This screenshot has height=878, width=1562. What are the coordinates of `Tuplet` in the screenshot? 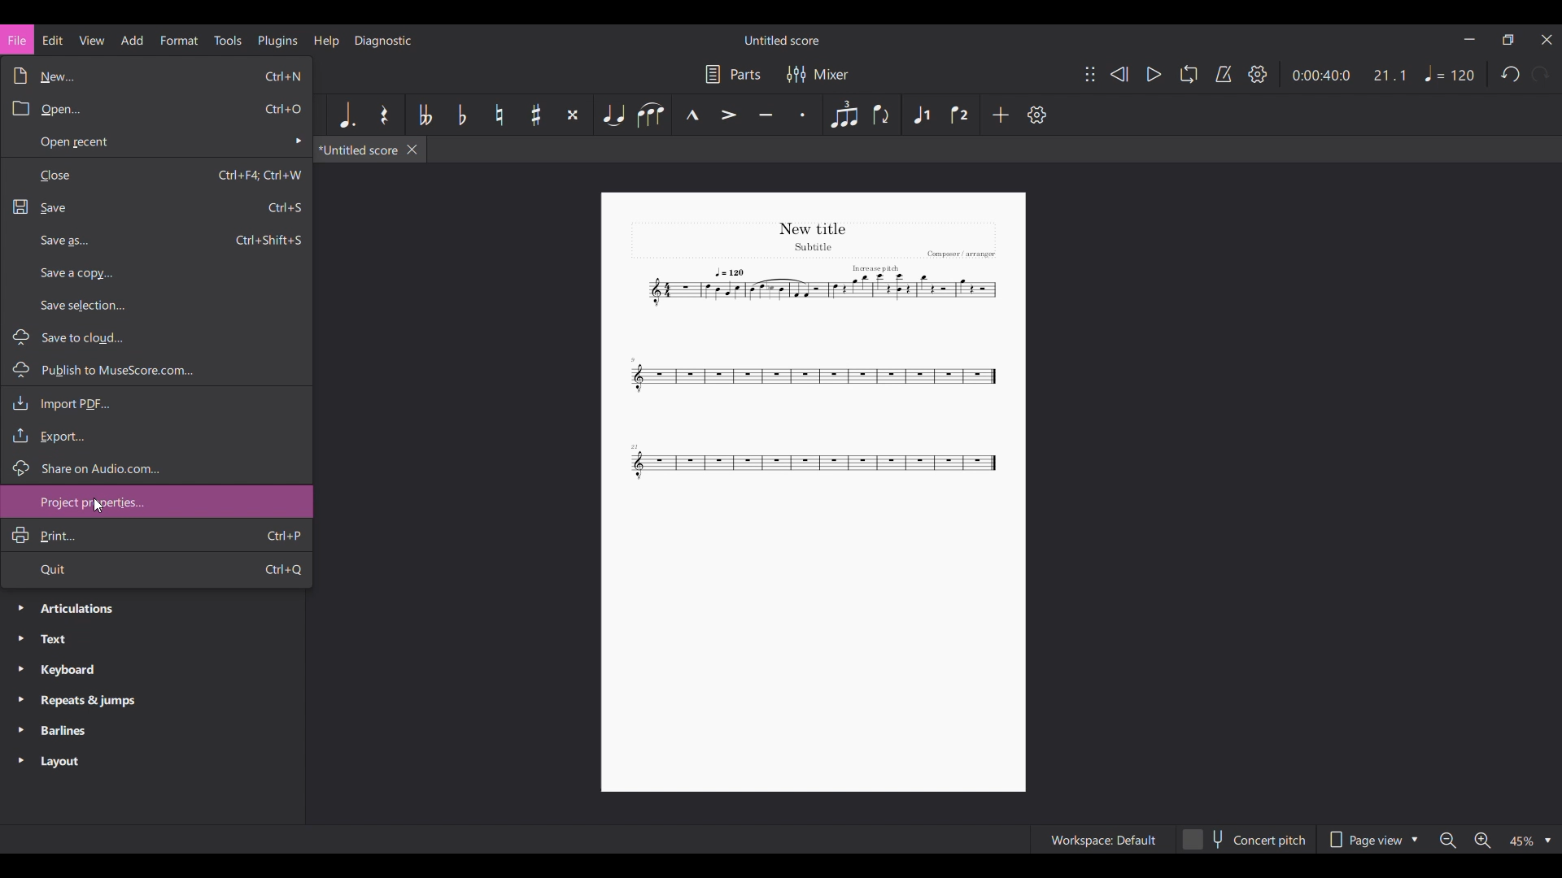 It's located at (844, 115).